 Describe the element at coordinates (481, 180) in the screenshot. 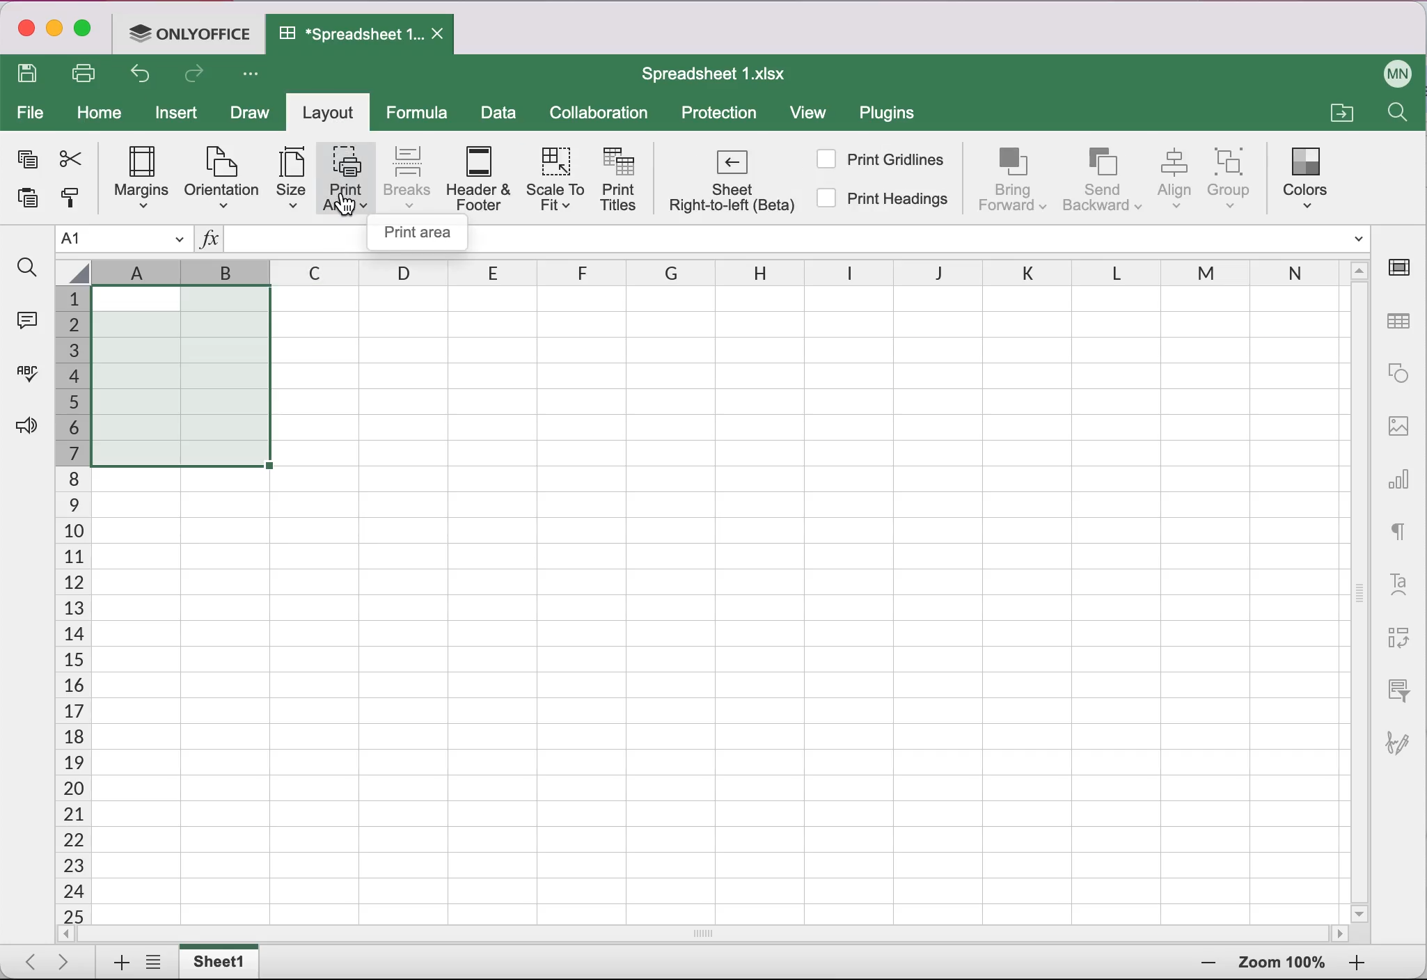

I see `Header & footer` at that location.